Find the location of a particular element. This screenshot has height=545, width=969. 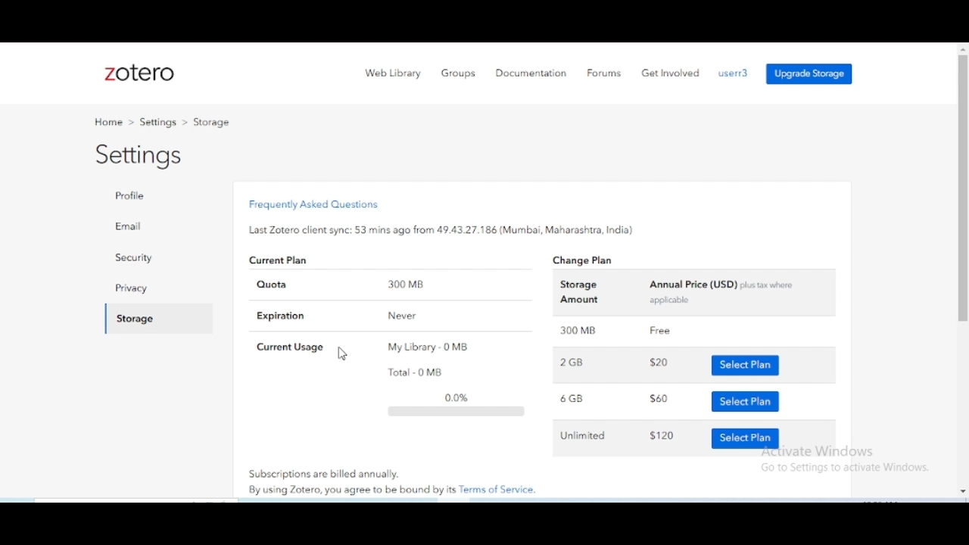

300 MB is located at coordinates (406, 283).